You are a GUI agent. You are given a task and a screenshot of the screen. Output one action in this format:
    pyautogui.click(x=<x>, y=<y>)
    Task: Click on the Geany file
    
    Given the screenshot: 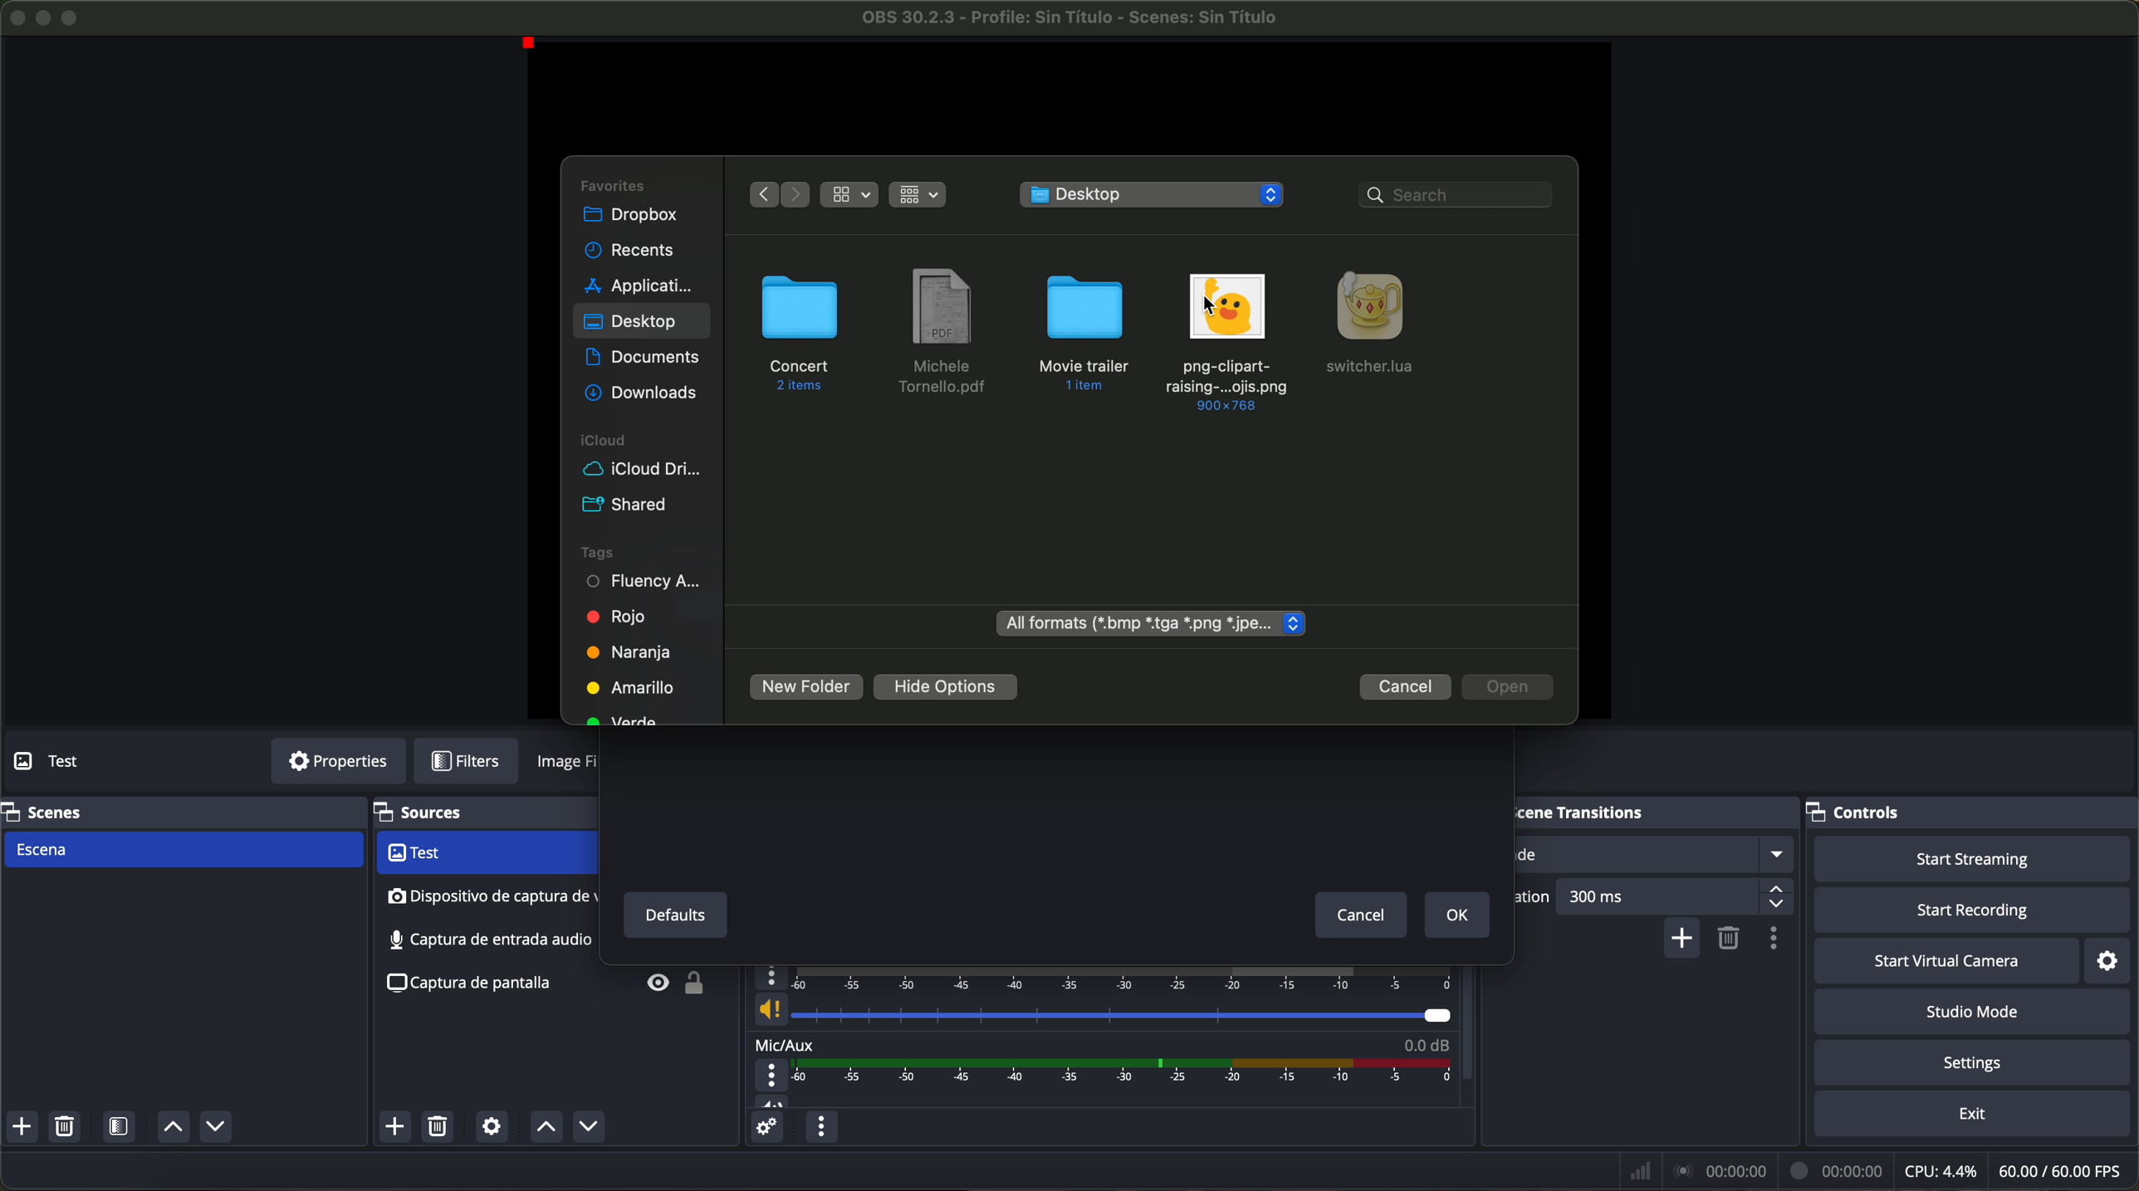 What is the action you would take?
    pyautogui.click(x=1377, y=325)
    